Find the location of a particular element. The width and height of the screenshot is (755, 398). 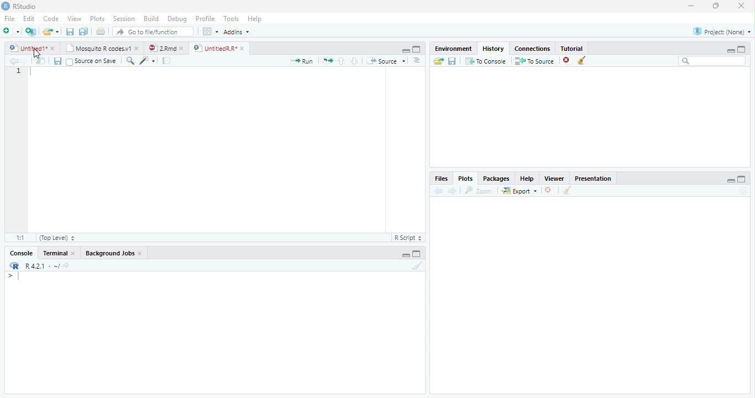

Zoom is located at coordinates (131, 62).